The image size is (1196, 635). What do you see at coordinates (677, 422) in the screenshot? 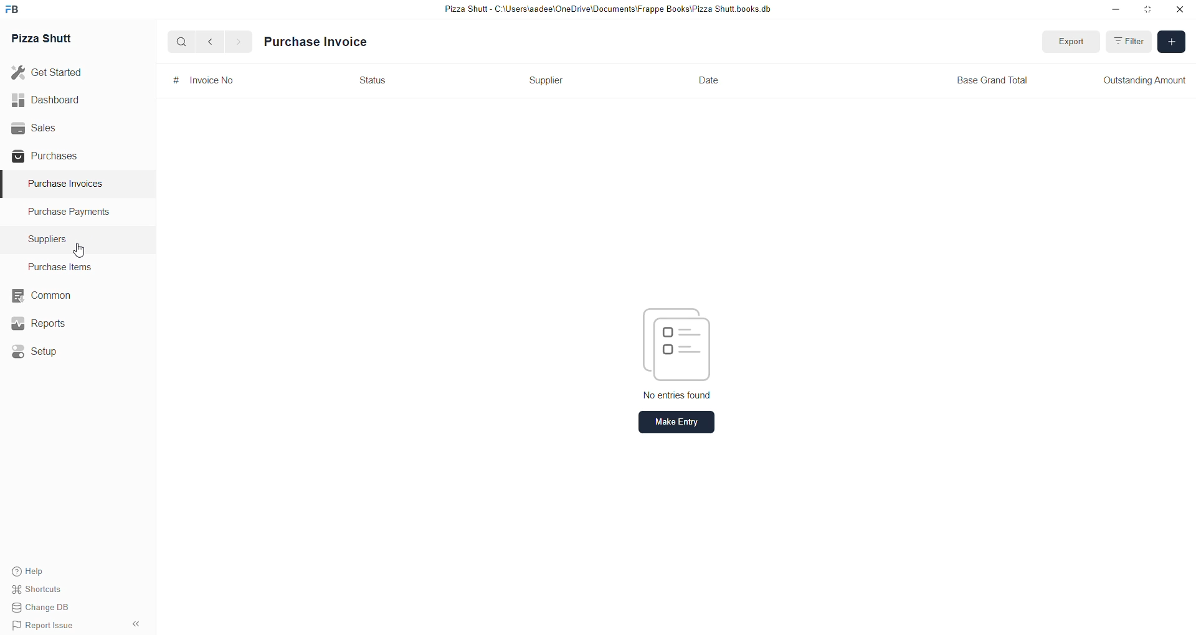
I see ` Make Entry` at bounding box center [677, 422].